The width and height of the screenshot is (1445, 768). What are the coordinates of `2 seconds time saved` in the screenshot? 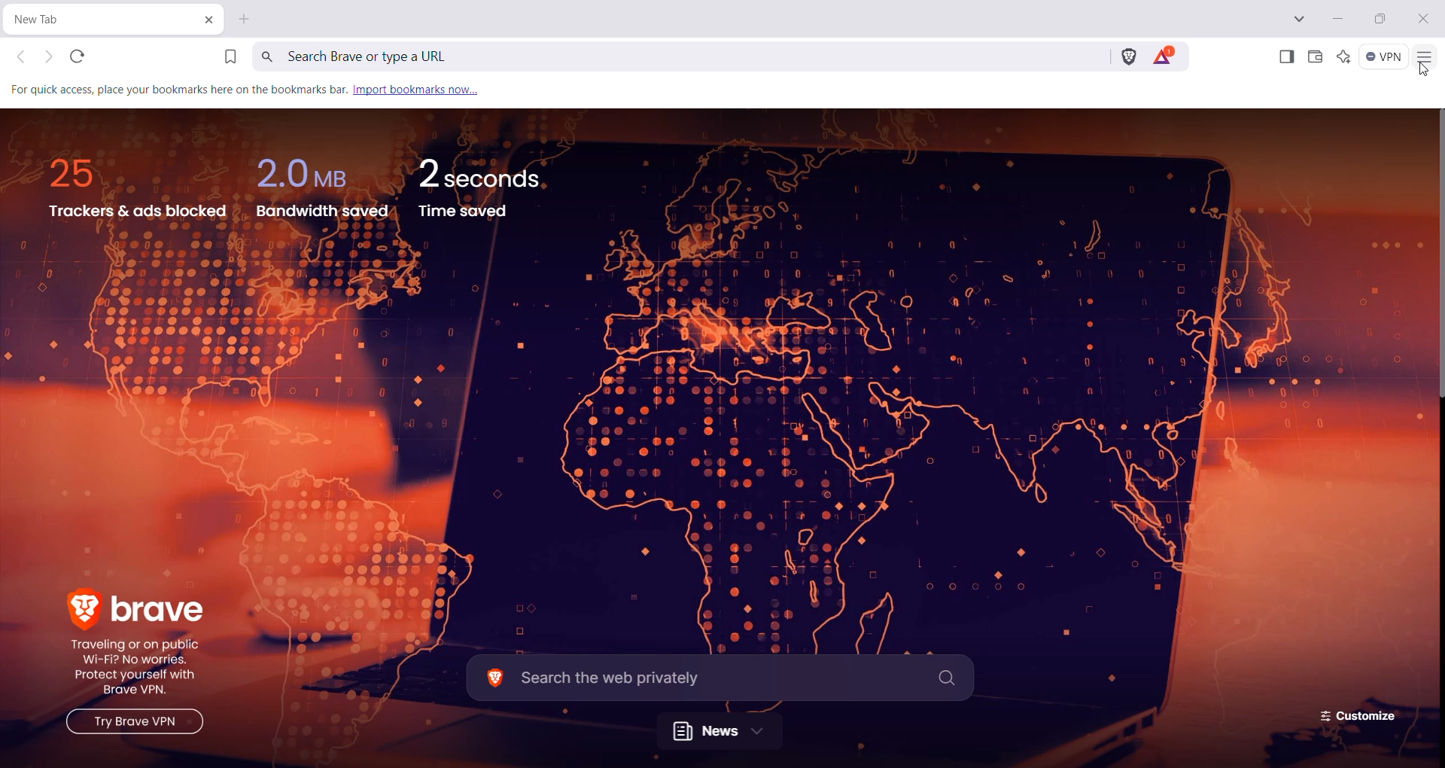 It's located at (482, 187).